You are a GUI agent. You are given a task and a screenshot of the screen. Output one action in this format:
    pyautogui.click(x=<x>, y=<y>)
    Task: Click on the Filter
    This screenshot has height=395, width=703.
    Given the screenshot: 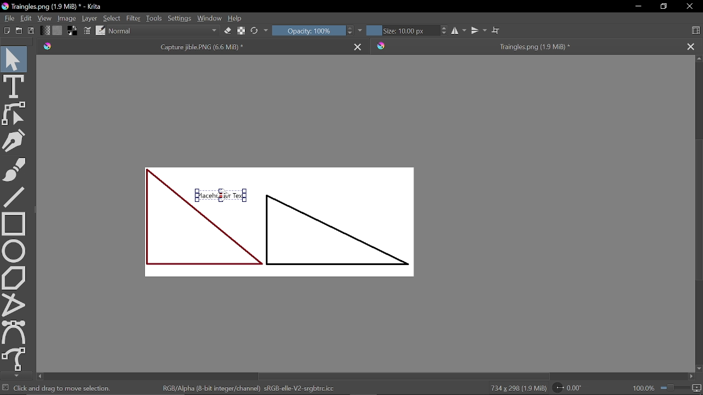 What is the action you would take?
    pyautogui.click(x=133, y=18)
    